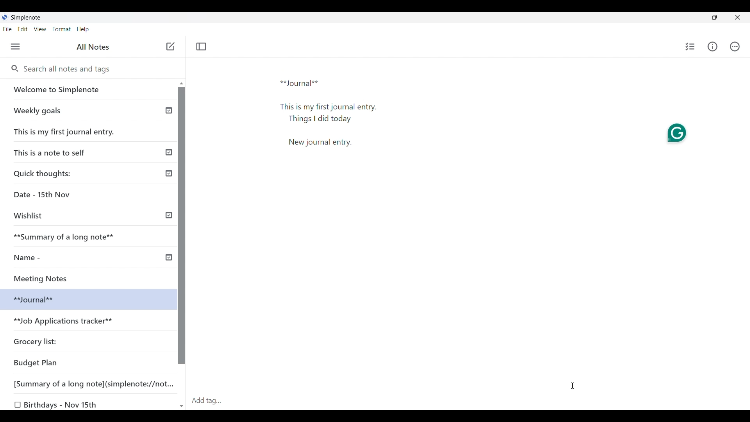 The image size is (750, 422). I want to click on Info, so click(712, 46).